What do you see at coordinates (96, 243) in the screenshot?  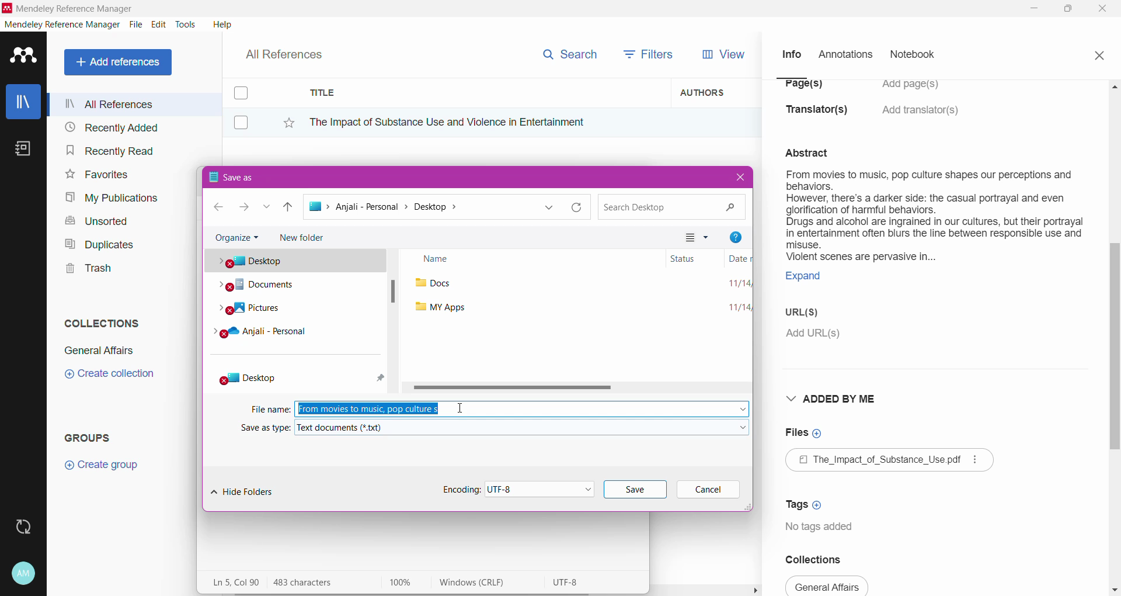 I see `Duplicates` at bounding box center [96, 243].